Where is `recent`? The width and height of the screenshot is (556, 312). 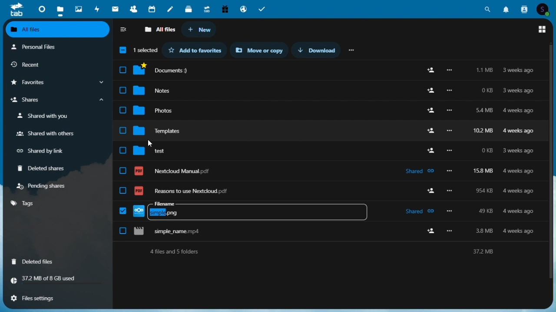 recent is located at coordinates (56, 65).